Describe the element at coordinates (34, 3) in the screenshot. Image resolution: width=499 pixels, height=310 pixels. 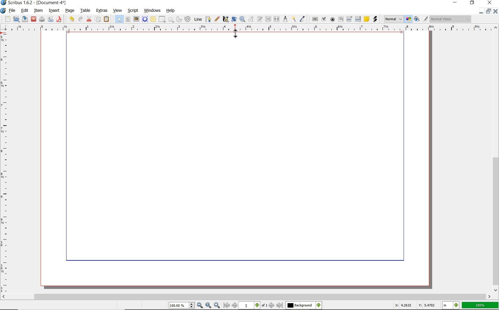
I see `Scribus 1.6.2 - [Document-4*]` at that location.